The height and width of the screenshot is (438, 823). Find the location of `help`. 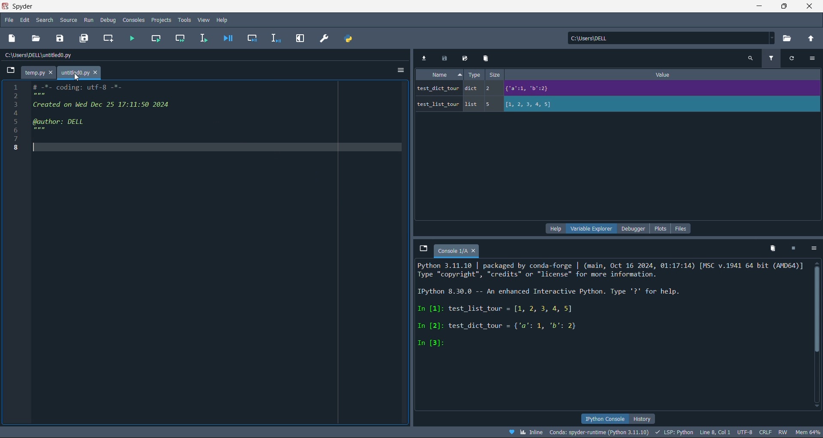

help is located at coordinates (221, 19).